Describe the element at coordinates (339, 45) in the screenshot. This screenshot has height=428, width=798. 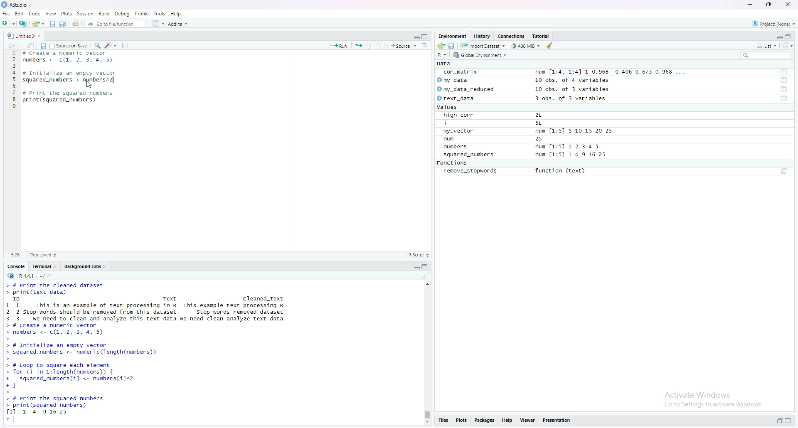
I see `Run` at that location.